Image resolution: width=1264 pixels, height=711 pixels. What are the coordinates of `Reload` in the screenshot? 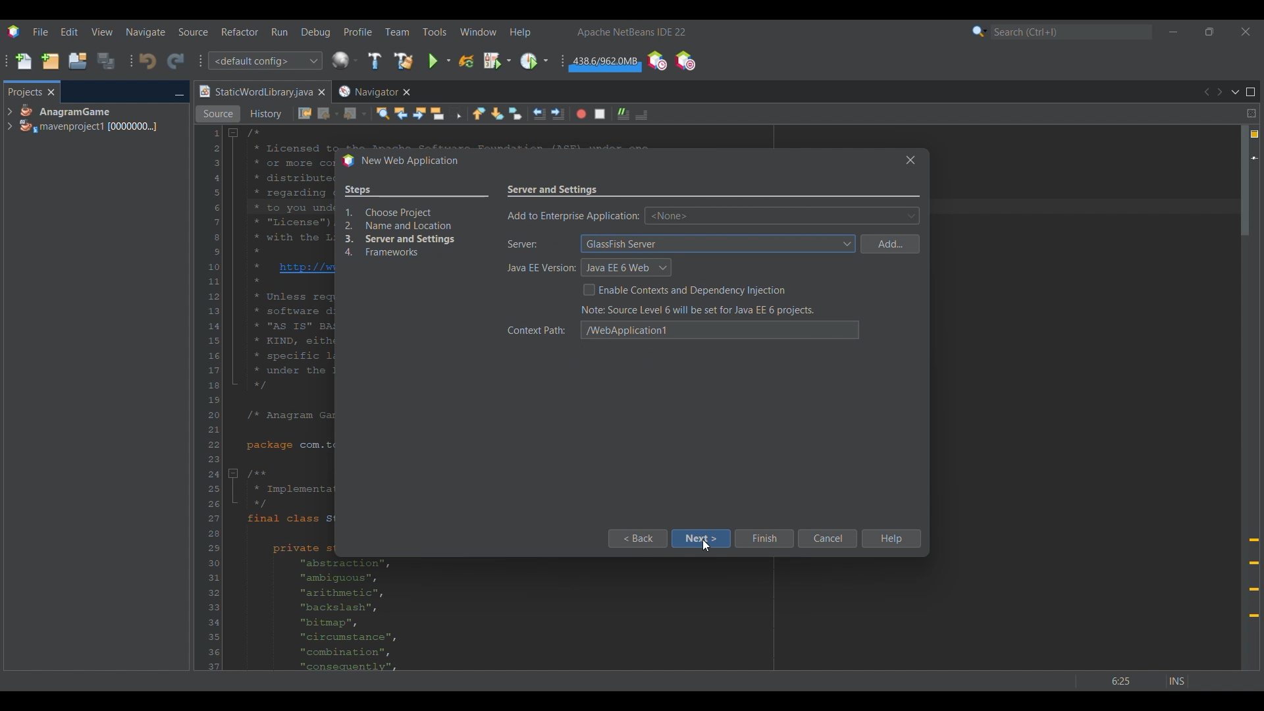 It's located at (466, 61).